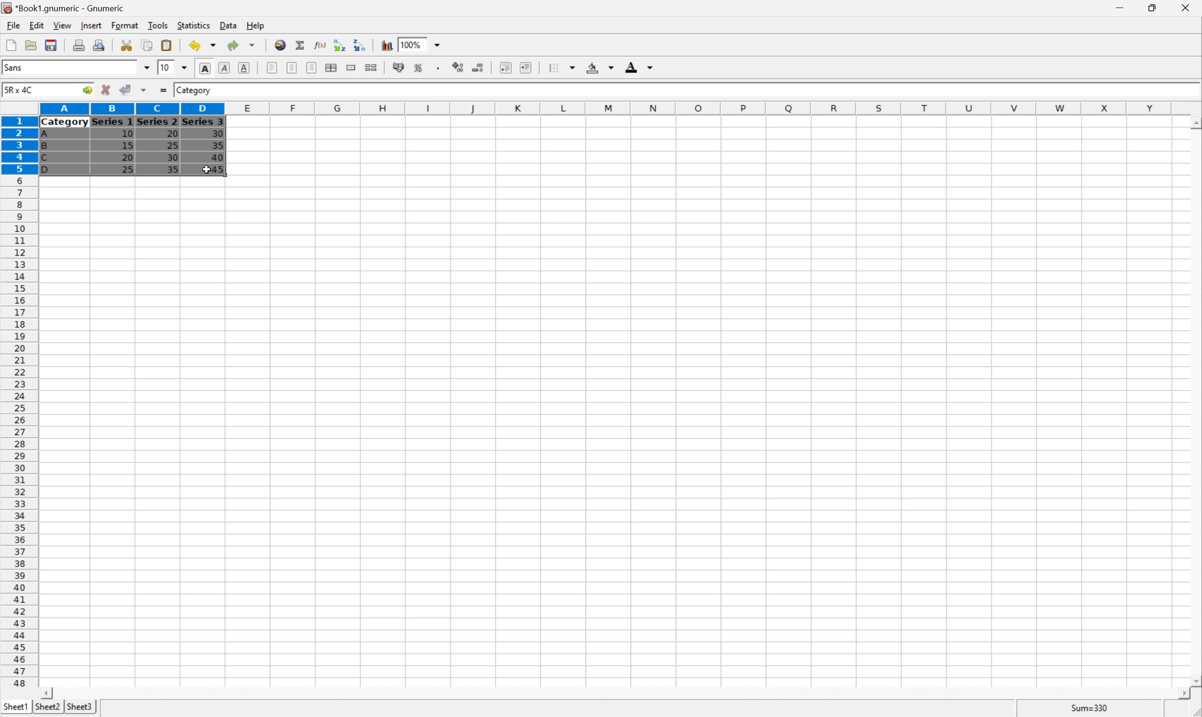 Image resolution: width=1202 pixels, height=717 pixels. What do you see at coordinates (203, 121) in the screenshot?
I see `Series 3` at bounding box center [203, 121].